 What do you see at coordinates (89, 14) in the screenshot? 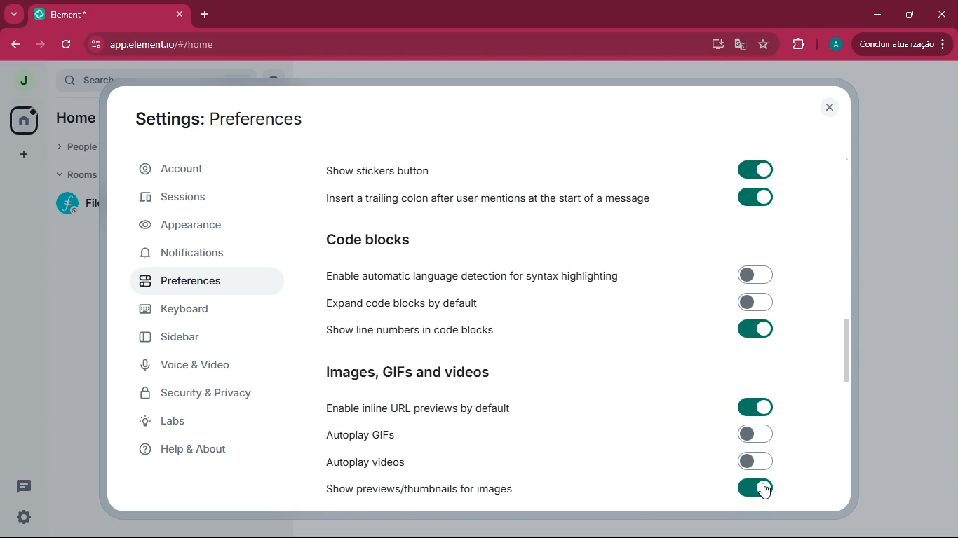
I see `Element*` at bounding box center [89, 14].